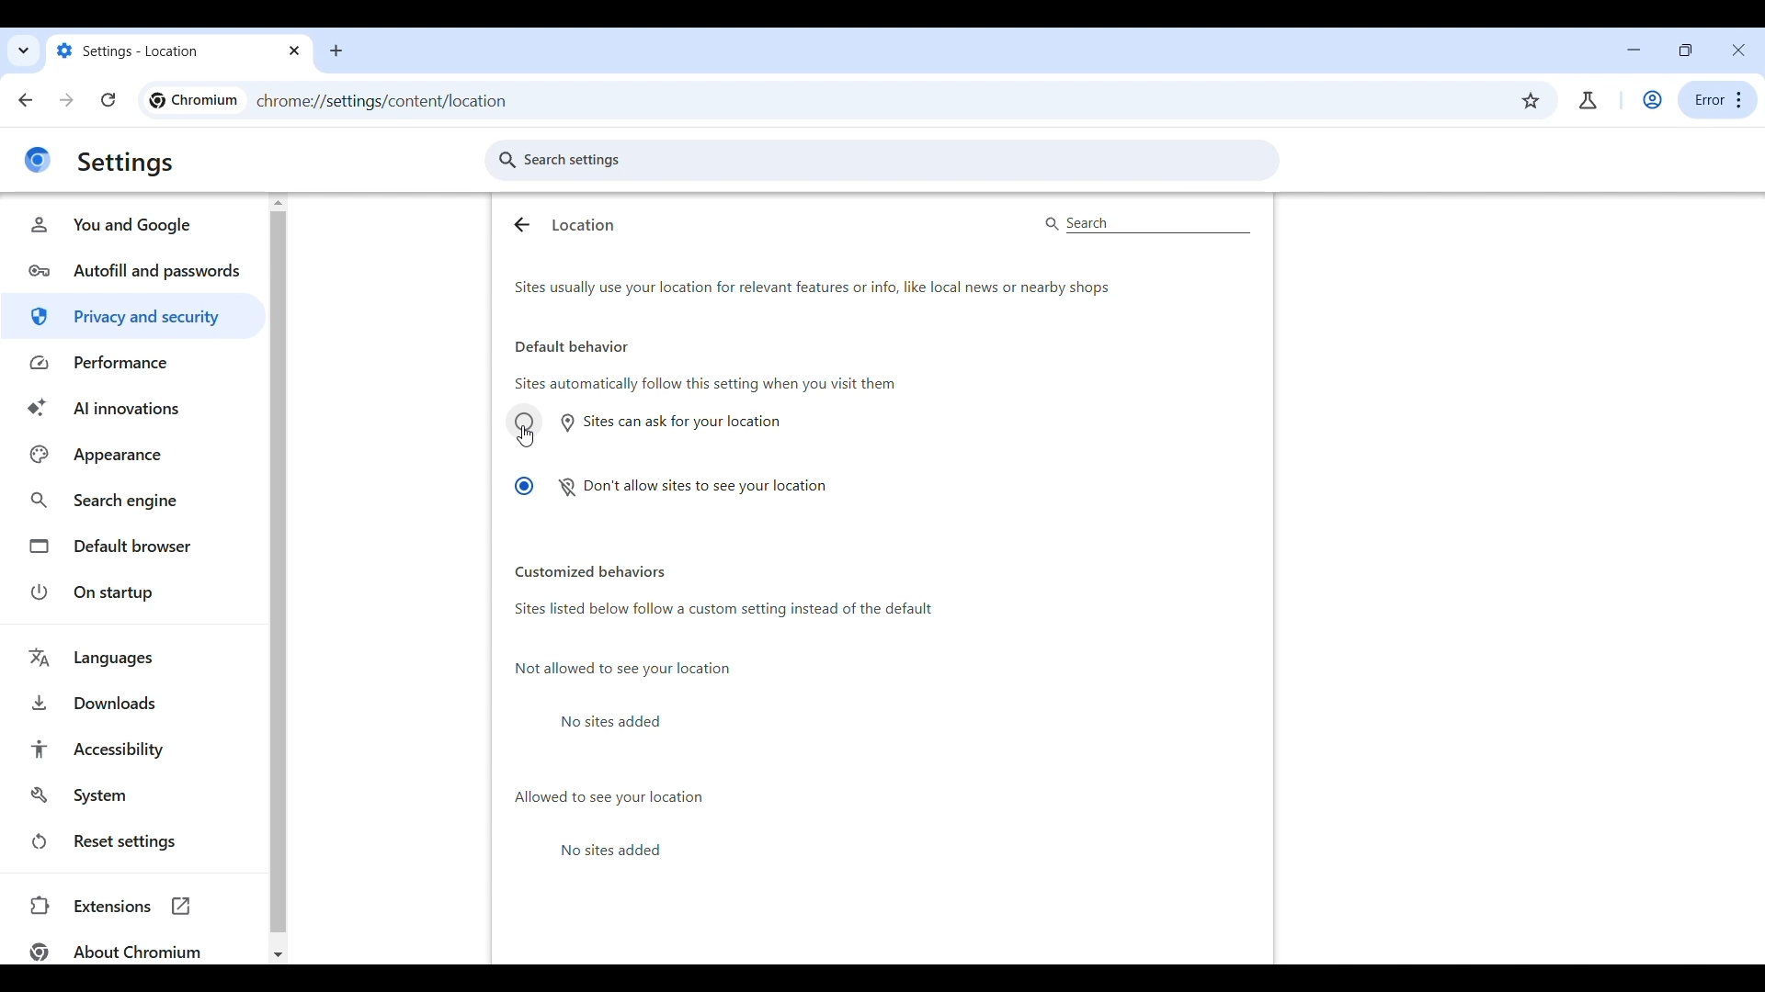  I want to click on Go back, so click(27, 100).